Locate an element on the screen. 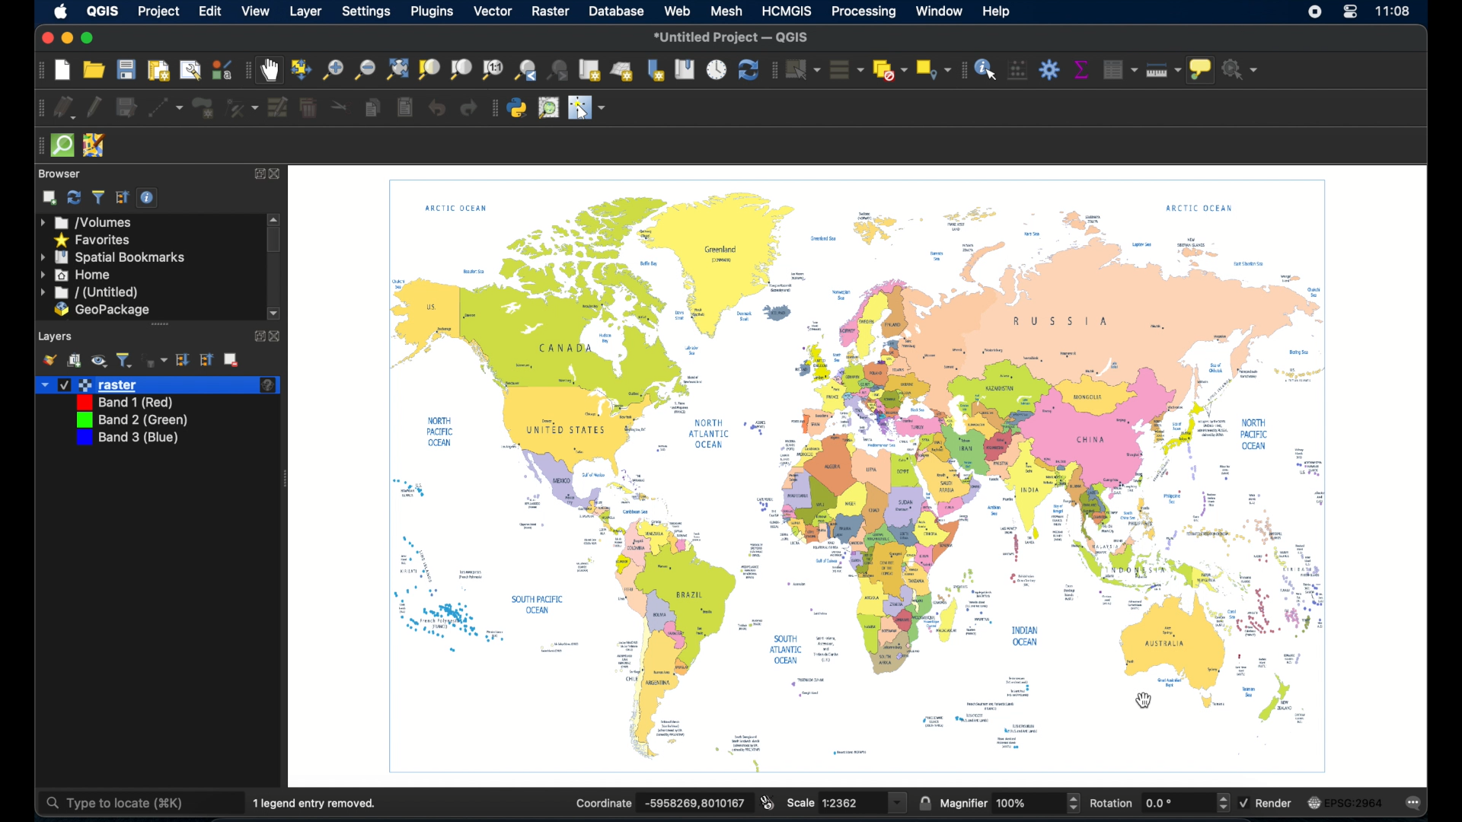 The image size is (1462, 822). Band 2 is located at coordinates (132, 421).